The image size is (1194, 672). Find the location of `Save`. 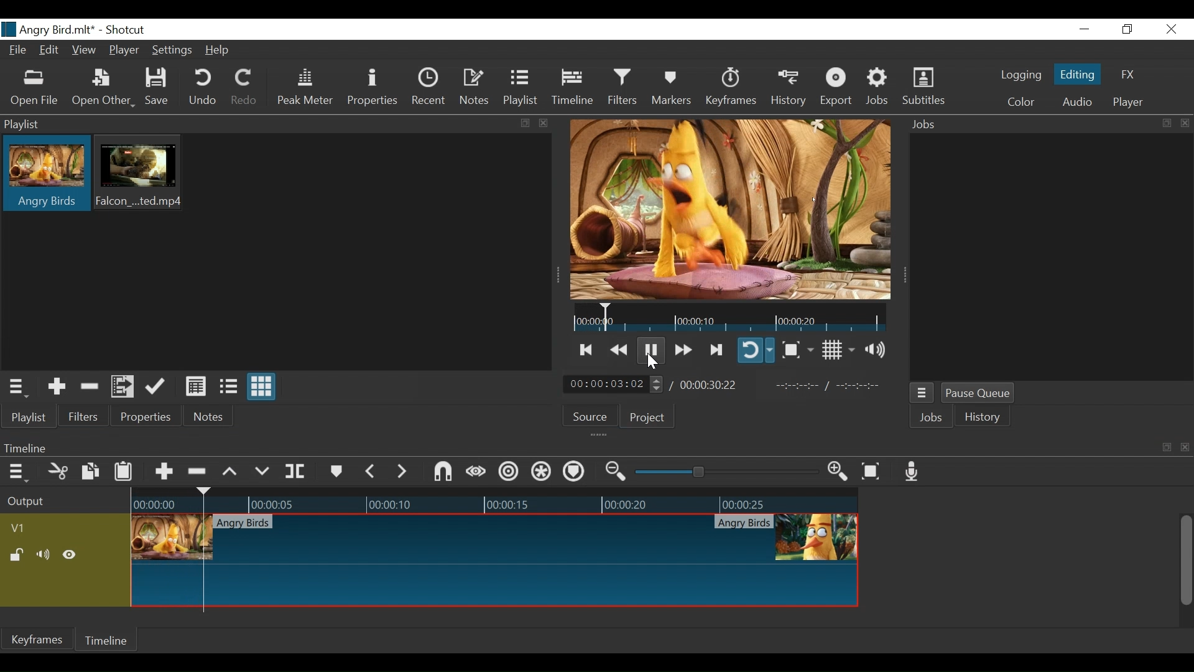

Save is located at coordinates (161, 89).